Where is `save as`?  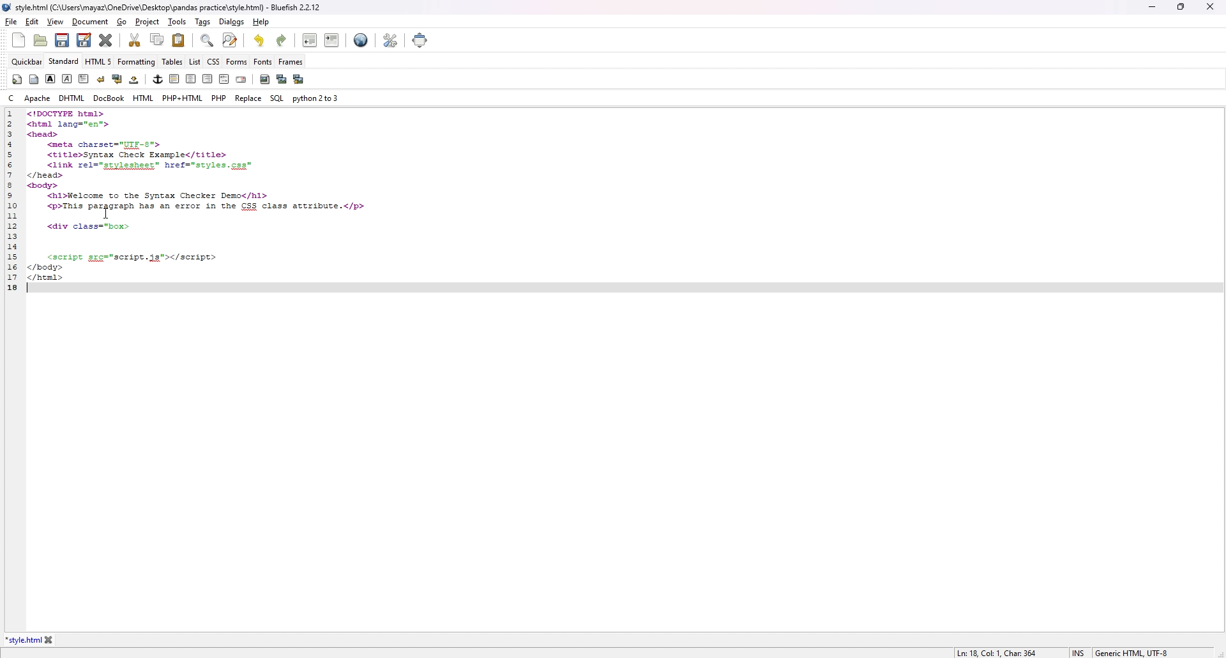 save as is located at coordinates (84, 40).